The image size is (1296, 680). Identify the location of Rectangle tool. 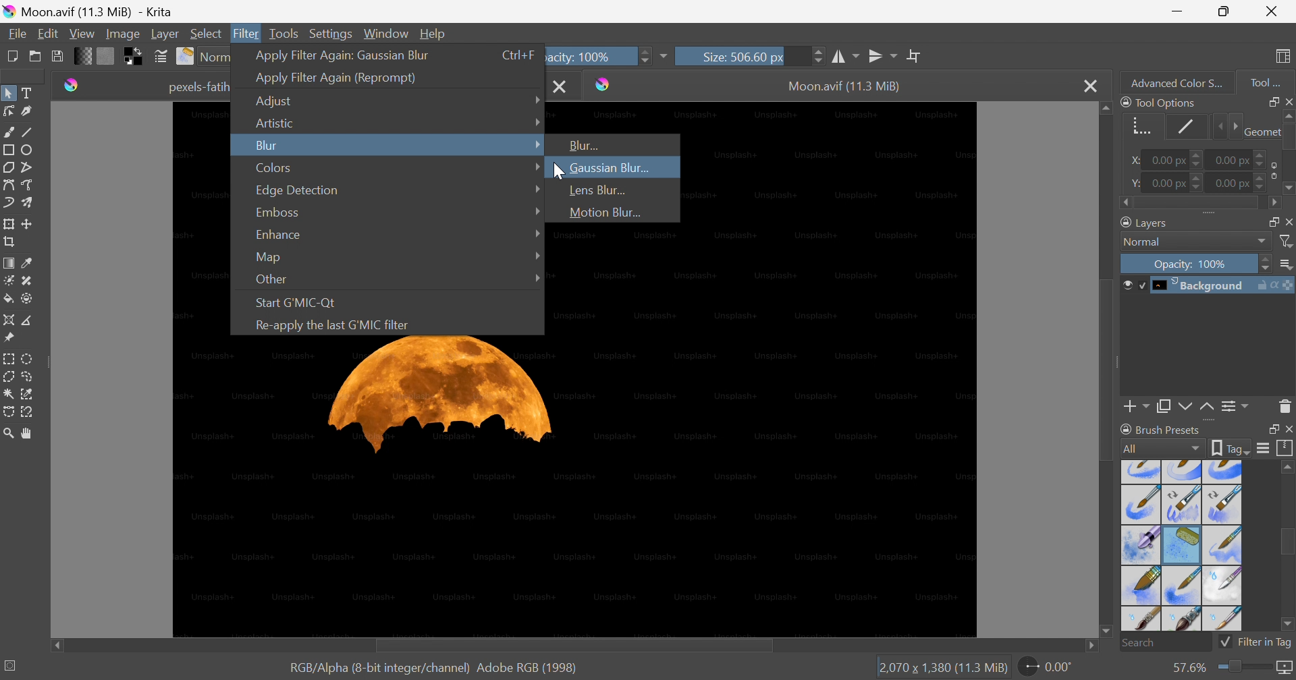
(8, 150).